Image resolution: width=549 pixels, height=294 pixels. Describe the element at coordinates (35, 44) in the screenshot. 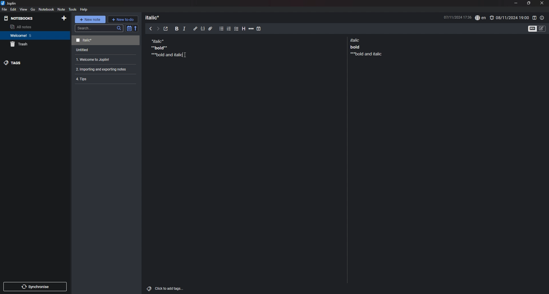

I see `trash` at that location.